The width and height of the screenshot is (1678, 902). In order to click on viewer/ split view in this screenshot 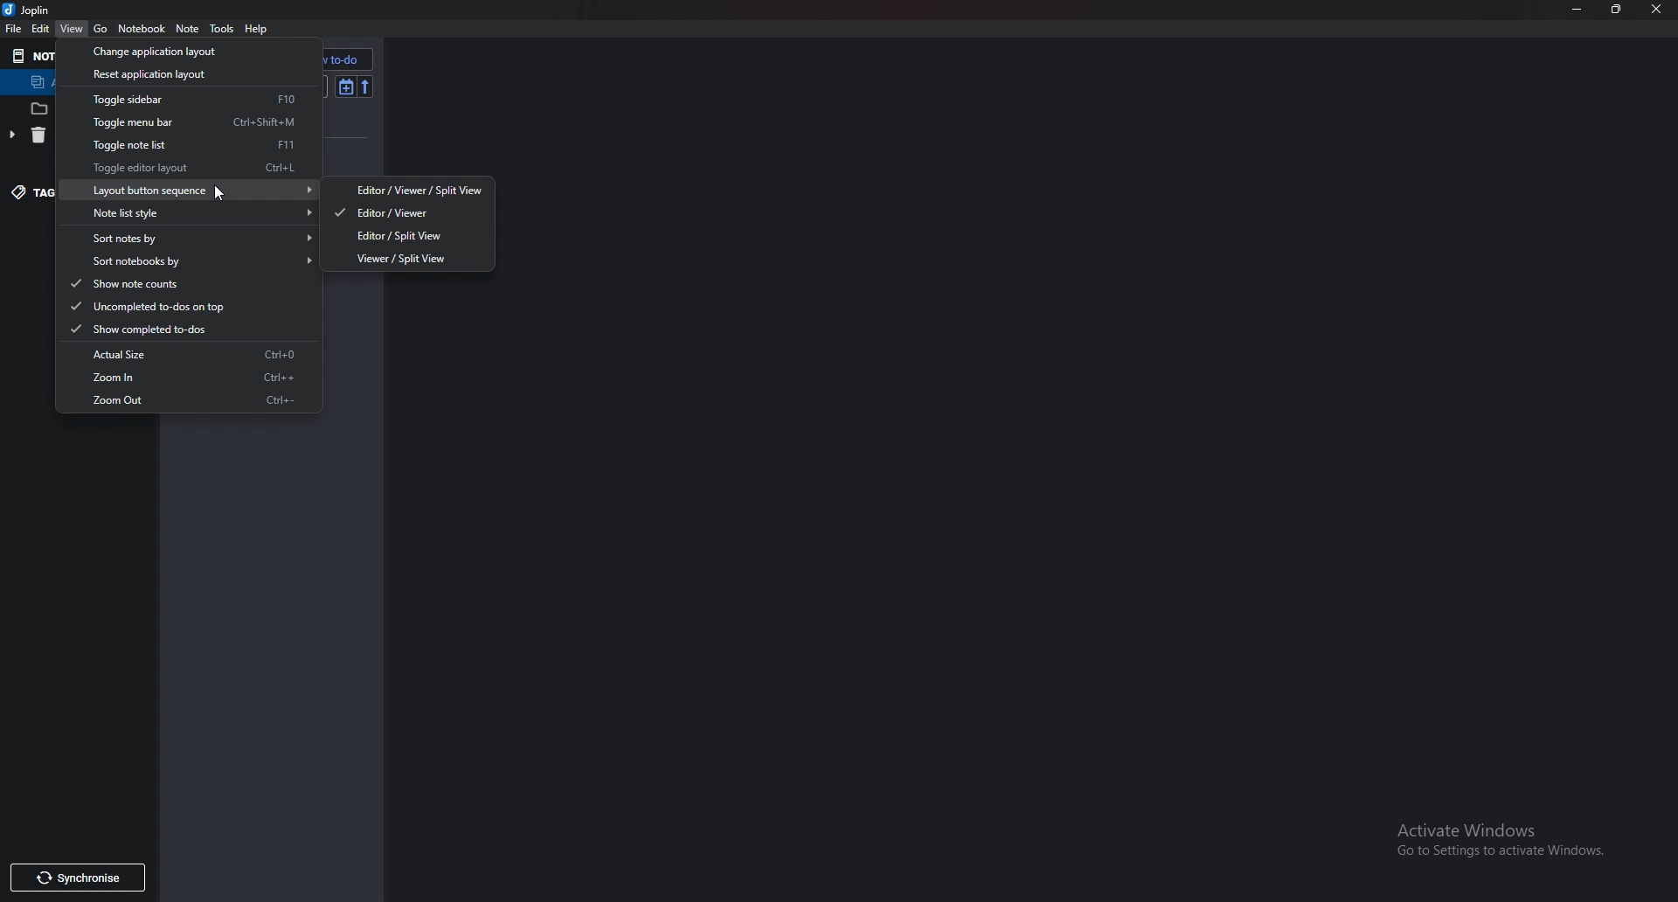, I will do `click(415, 258)`.